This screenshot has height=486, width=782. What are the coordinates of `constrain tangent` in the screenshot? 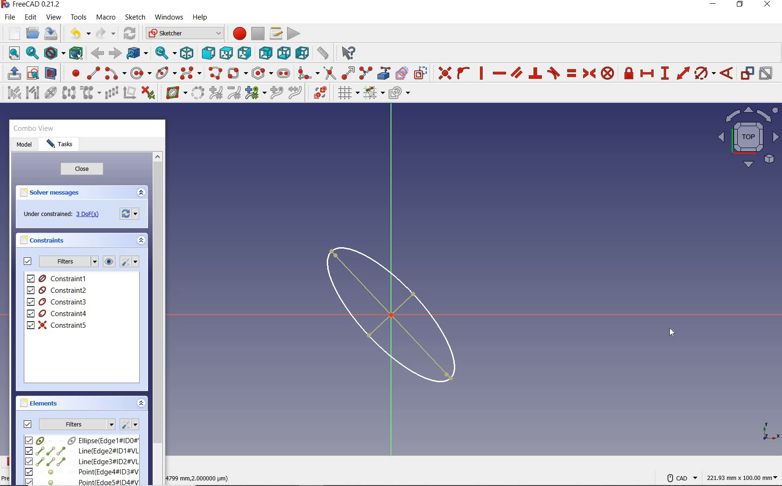 It's located at (554, 72).